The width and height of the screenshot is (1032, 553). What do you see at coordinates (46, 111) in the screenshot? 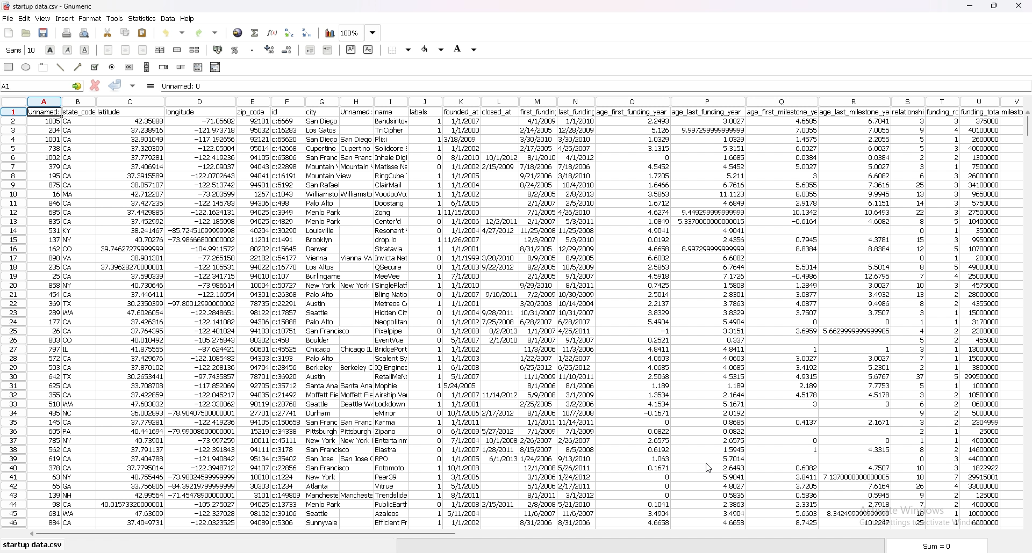
I see `selected cell` at bounding box center [46, 111].